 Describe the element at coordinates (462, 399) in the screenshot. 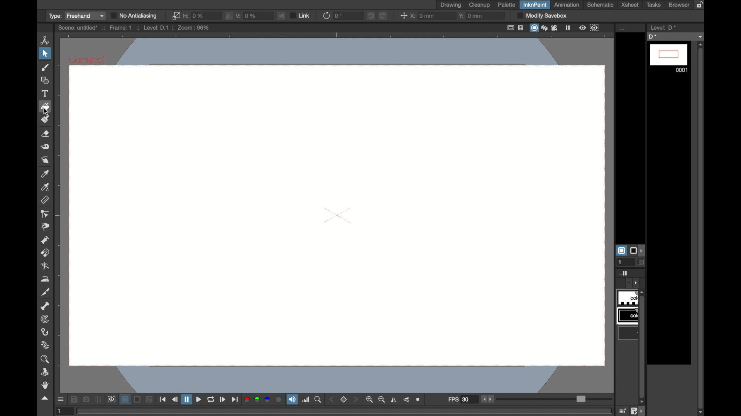

I see `fps` at that location.